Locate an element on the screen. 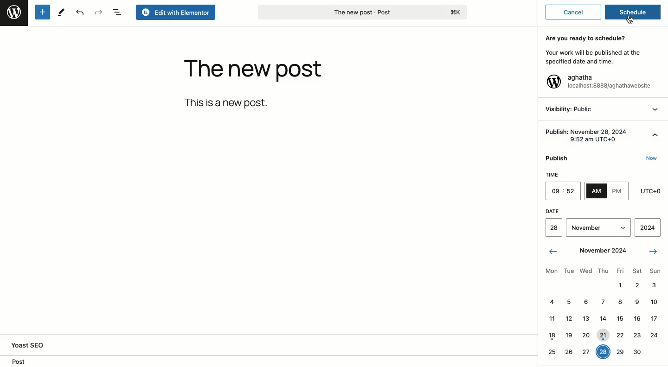  7 is located at coordinates (602, 301).